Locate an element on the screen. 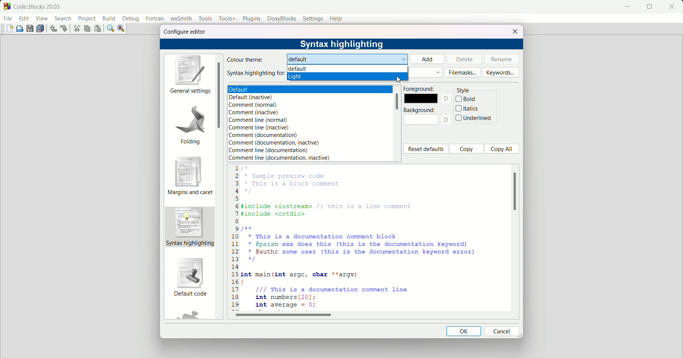 This screenshot has height=358, width=683. save is located at coordinates (30, 28).